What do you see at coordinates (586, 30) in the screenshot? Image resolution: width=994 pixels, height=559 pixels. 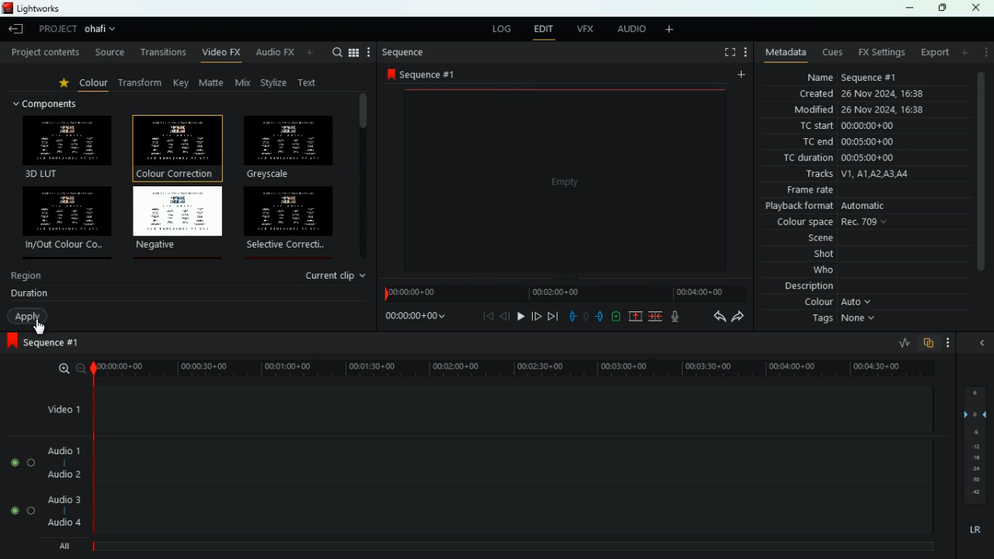 I see `vfx` at bounding box center [586, 30].